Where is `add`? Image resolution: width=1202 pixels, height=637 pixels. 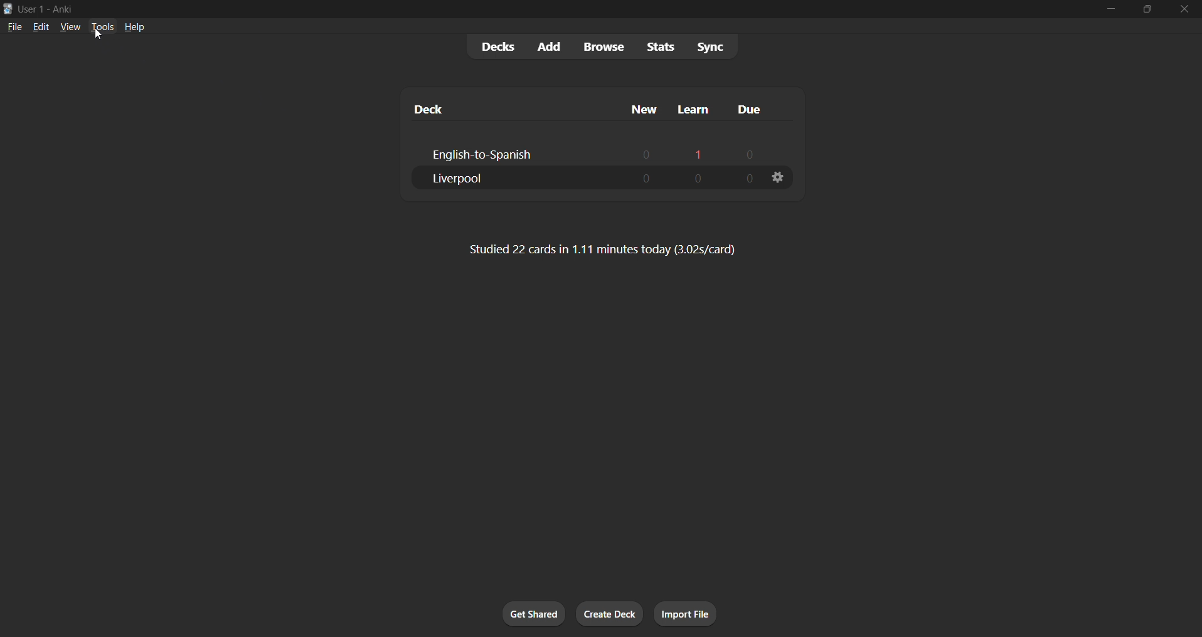
add is located at coordinates (546, 44).